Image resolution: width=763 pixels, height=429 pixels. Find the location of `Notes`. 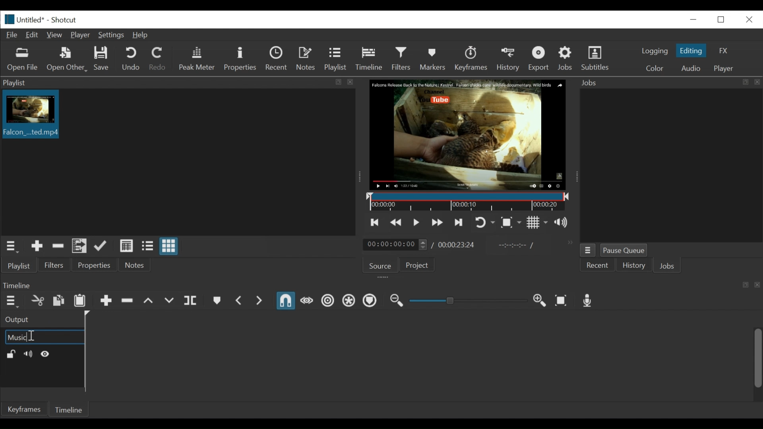

Notes is located at coordinates (306, 58).